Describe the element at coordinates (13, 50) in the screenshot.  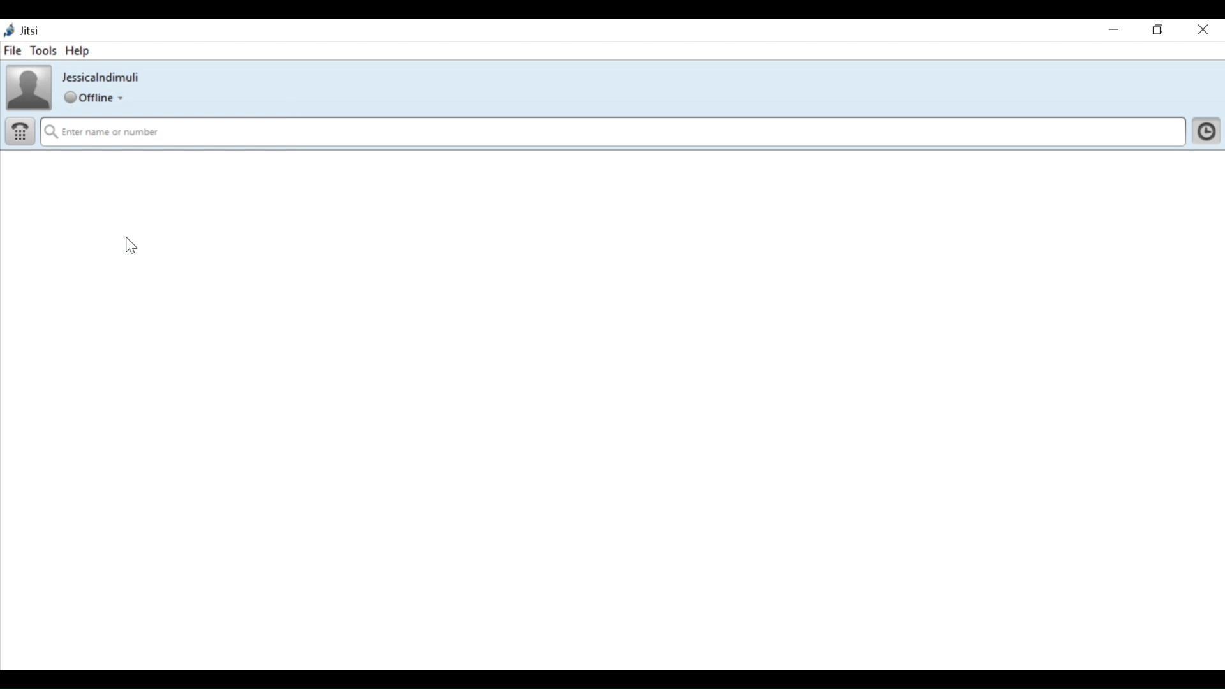
I see `File` at that location.